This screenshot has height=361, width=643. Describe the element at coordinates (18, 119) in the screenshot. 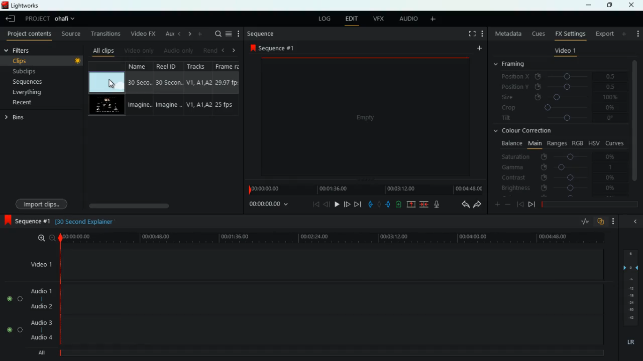

I see `bins` at that location.